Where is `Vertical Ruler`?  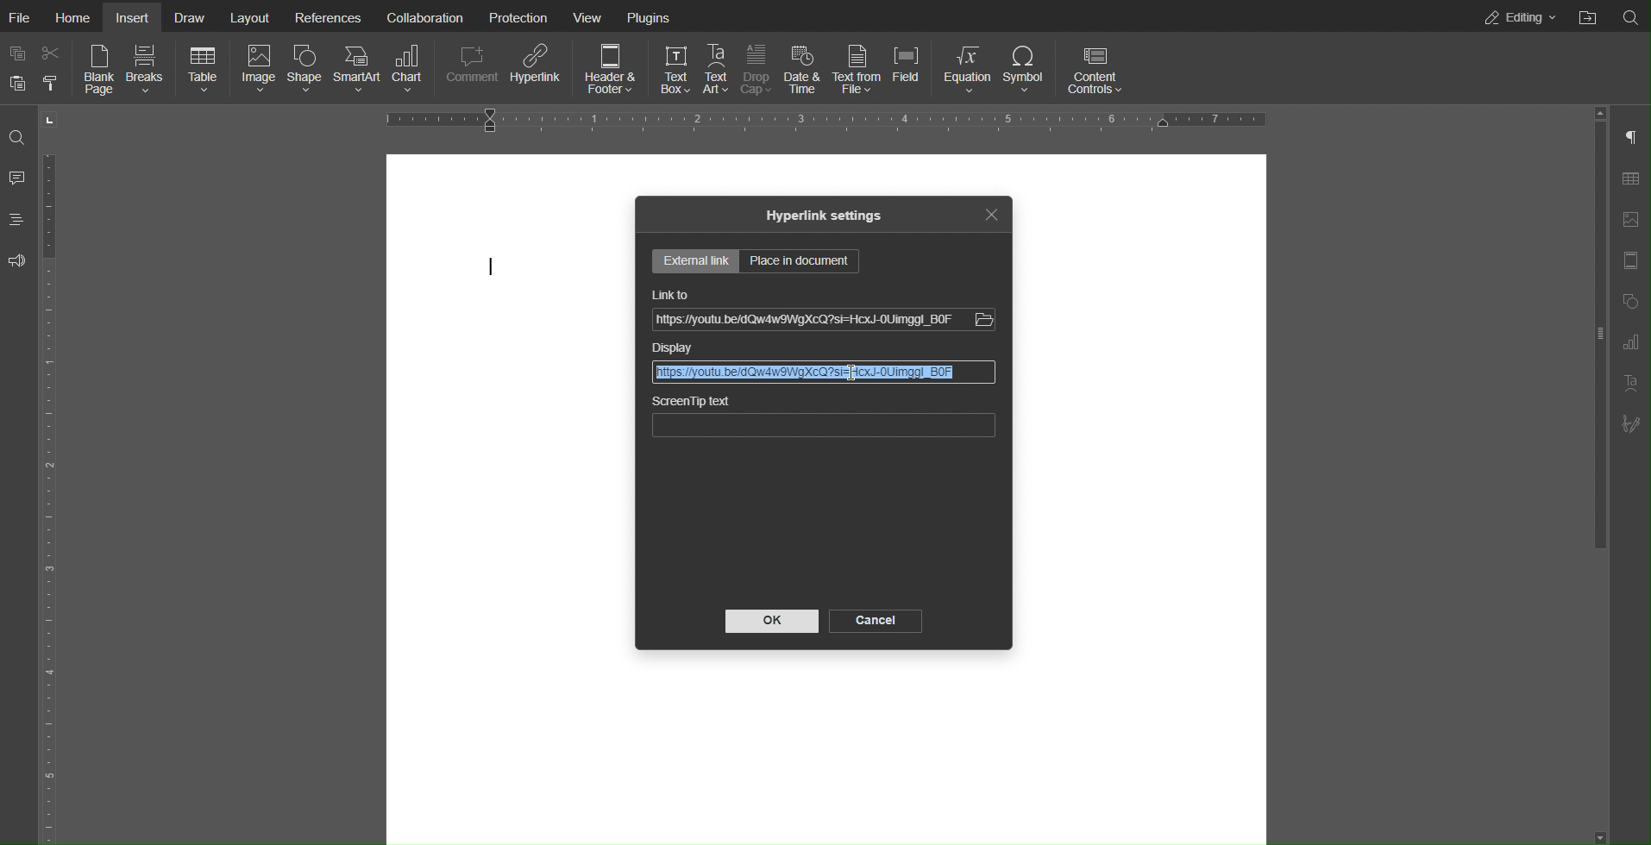
Vertical Ruler is located at coordinates (55, 496).